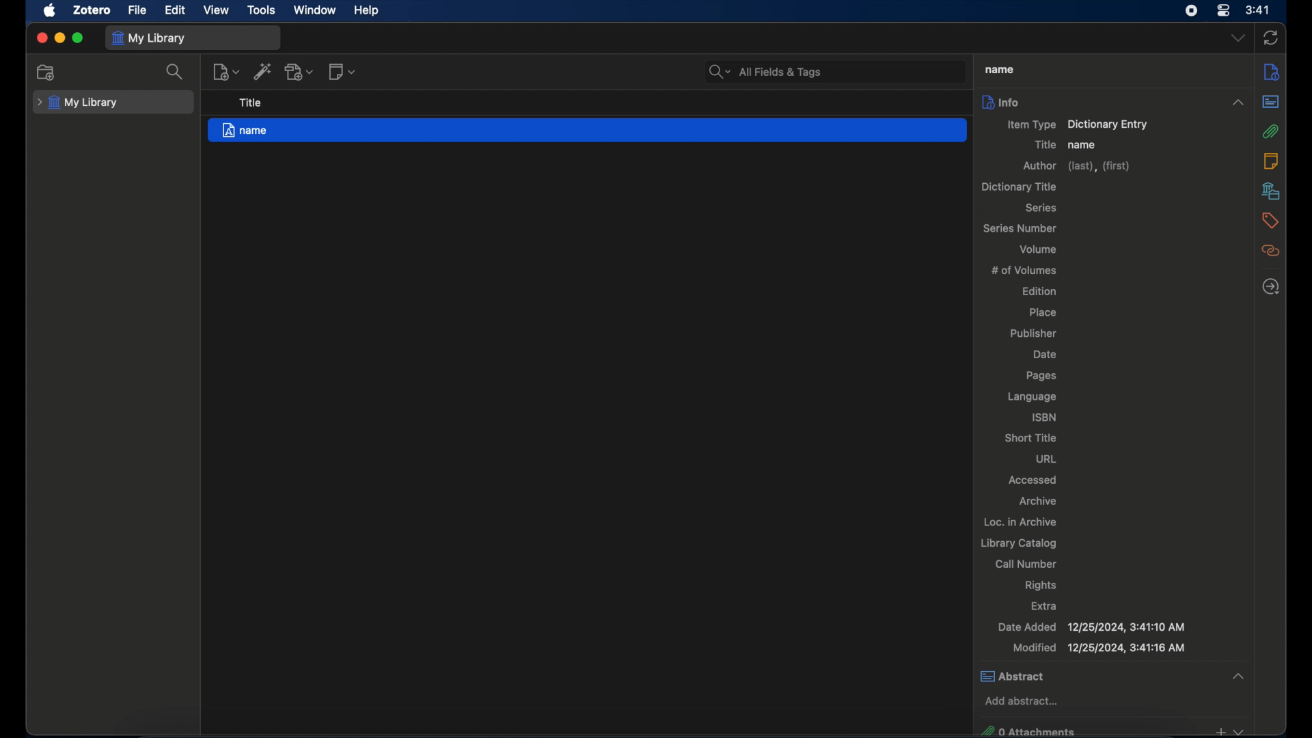  What do you see at coordinates (1022, 228) in the screenshot?
I see `series number` at bounding box center [1022, 228].